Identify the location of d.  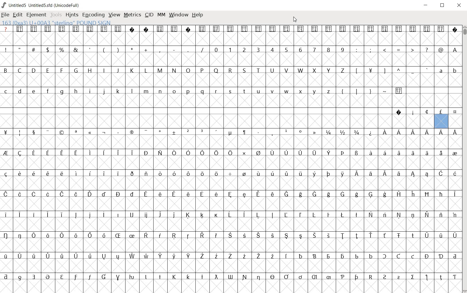
(20, 92).